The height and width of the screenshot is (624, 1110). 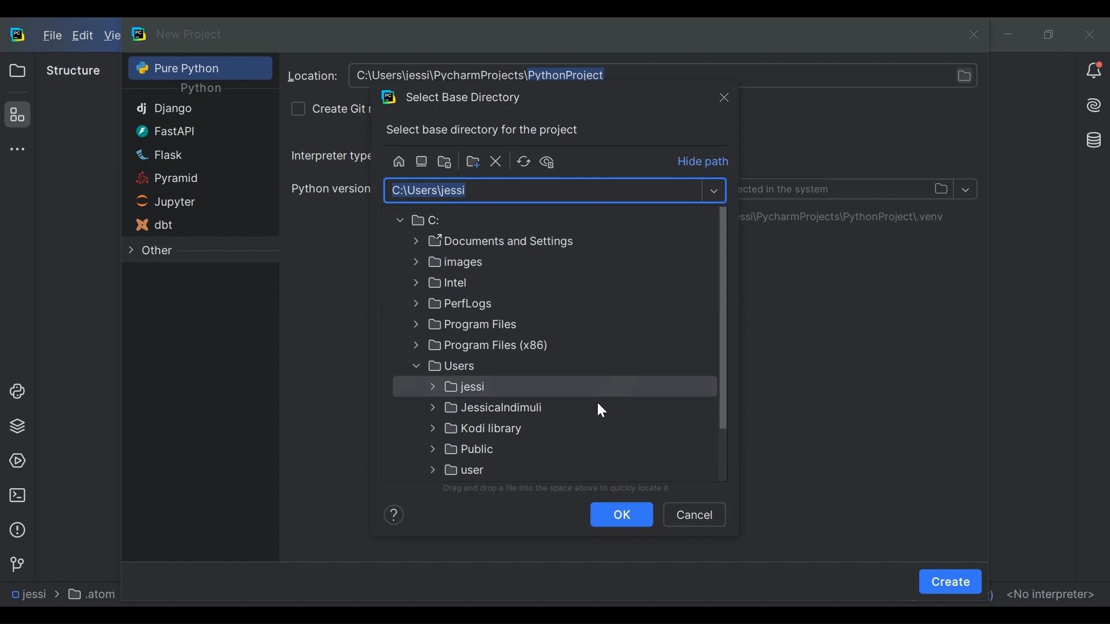 I want to click on Directories, so click(x=666, y=75).